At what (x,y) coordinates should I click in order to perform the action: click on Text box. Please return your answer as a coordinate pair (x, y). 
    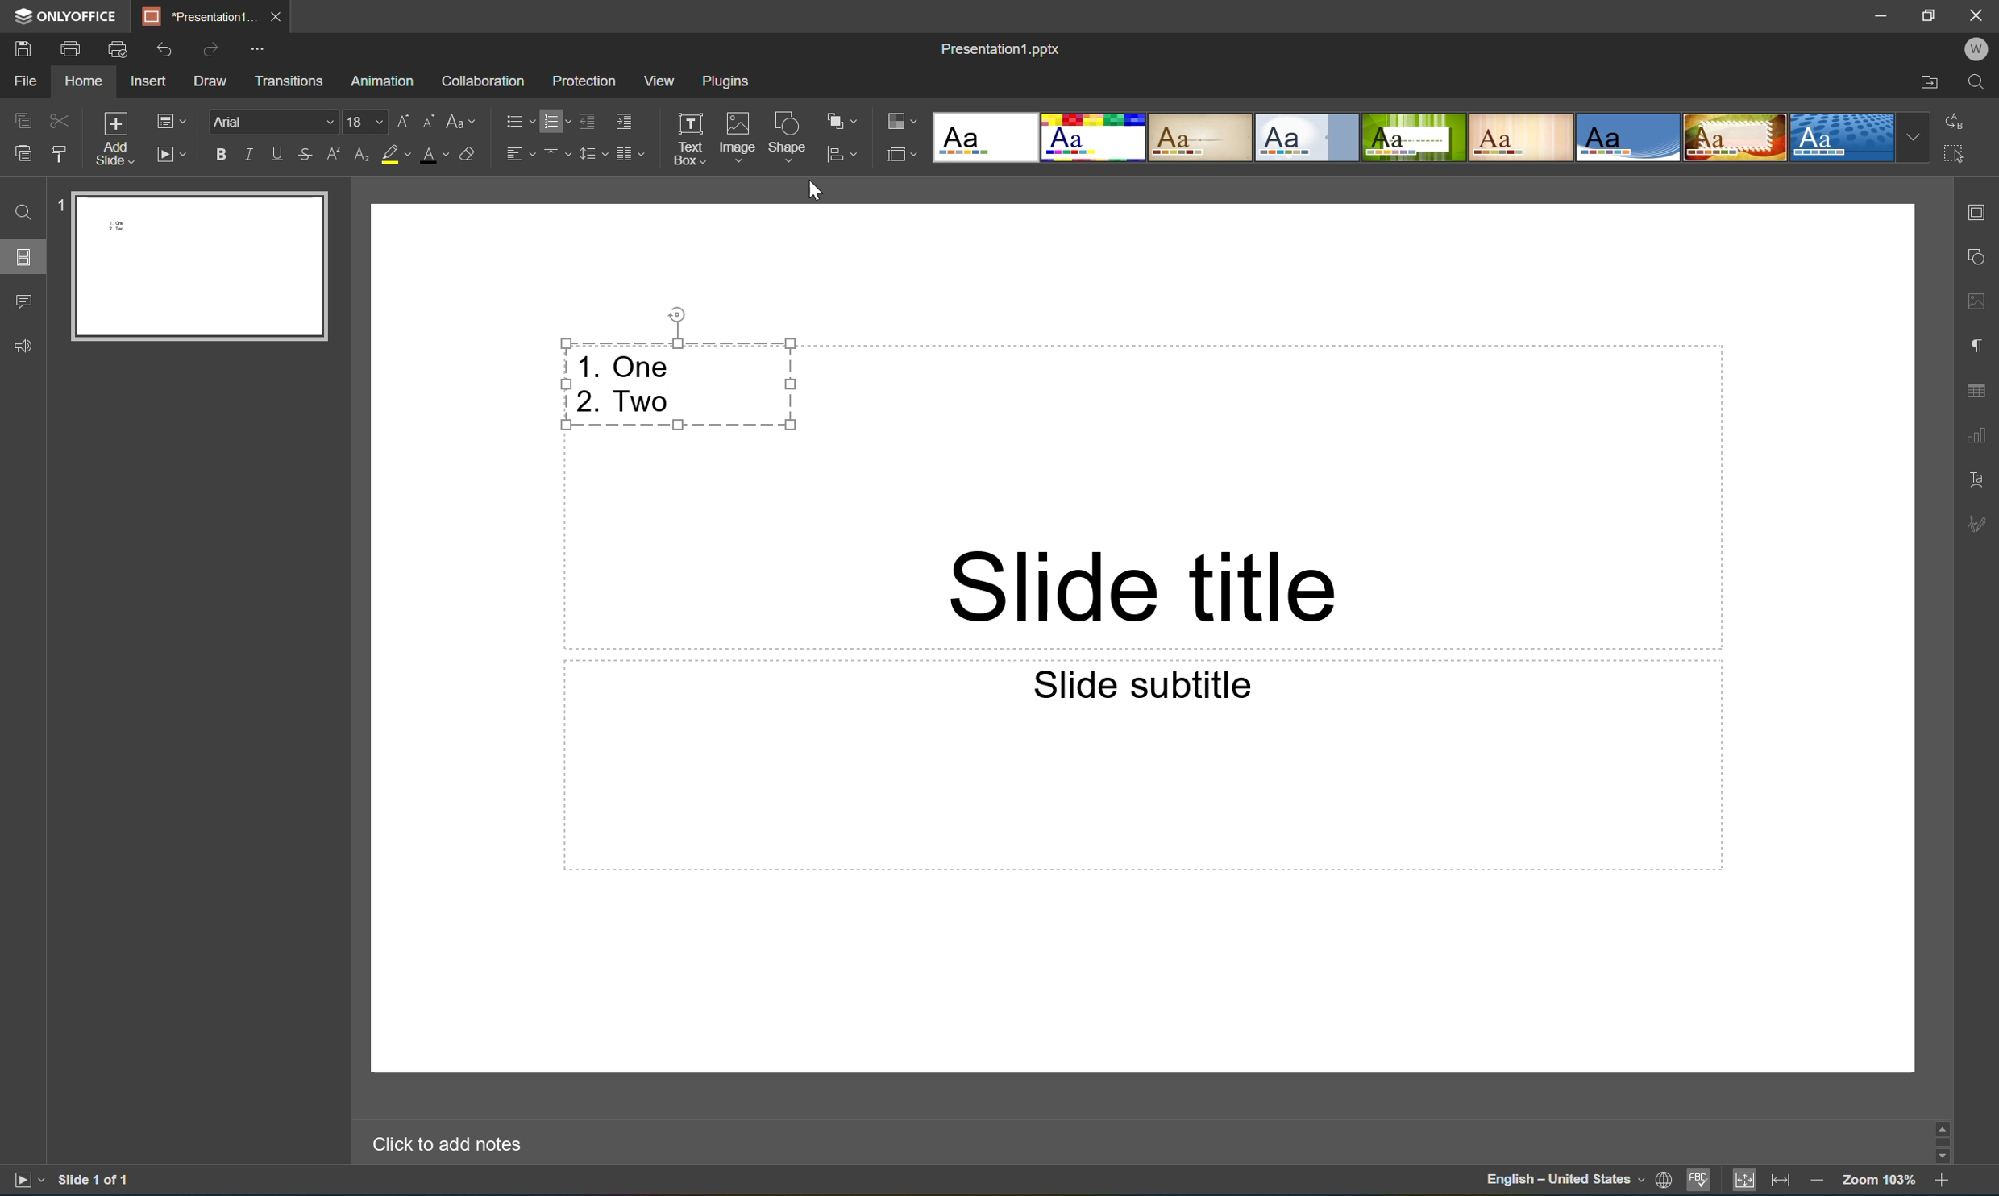
    Looking at the image, I should click on (688, 139).